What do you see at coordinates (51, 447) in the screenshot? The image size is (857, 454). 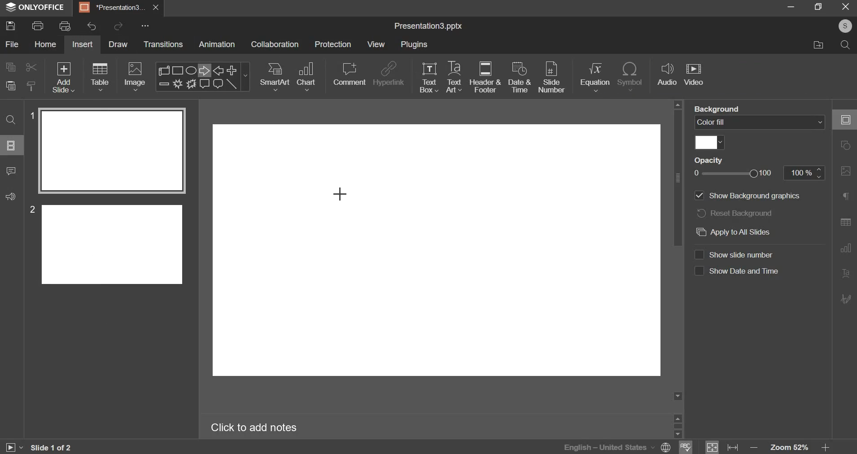 I see `active slide out of total slides` at bounding box center [51, 447].